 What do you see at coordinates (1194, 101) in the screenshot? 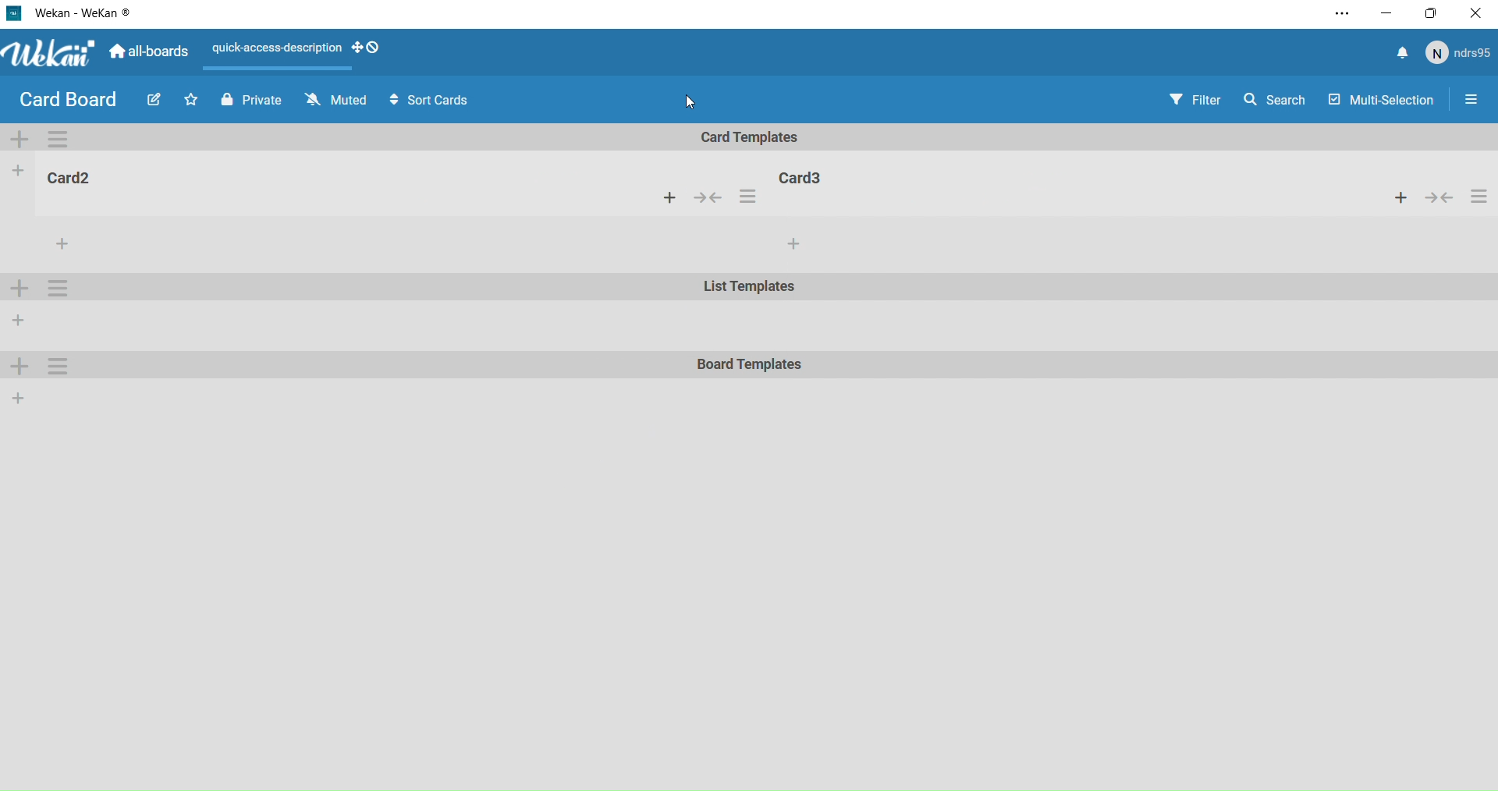
I see `Filter` at bounding box center [1194, 101].